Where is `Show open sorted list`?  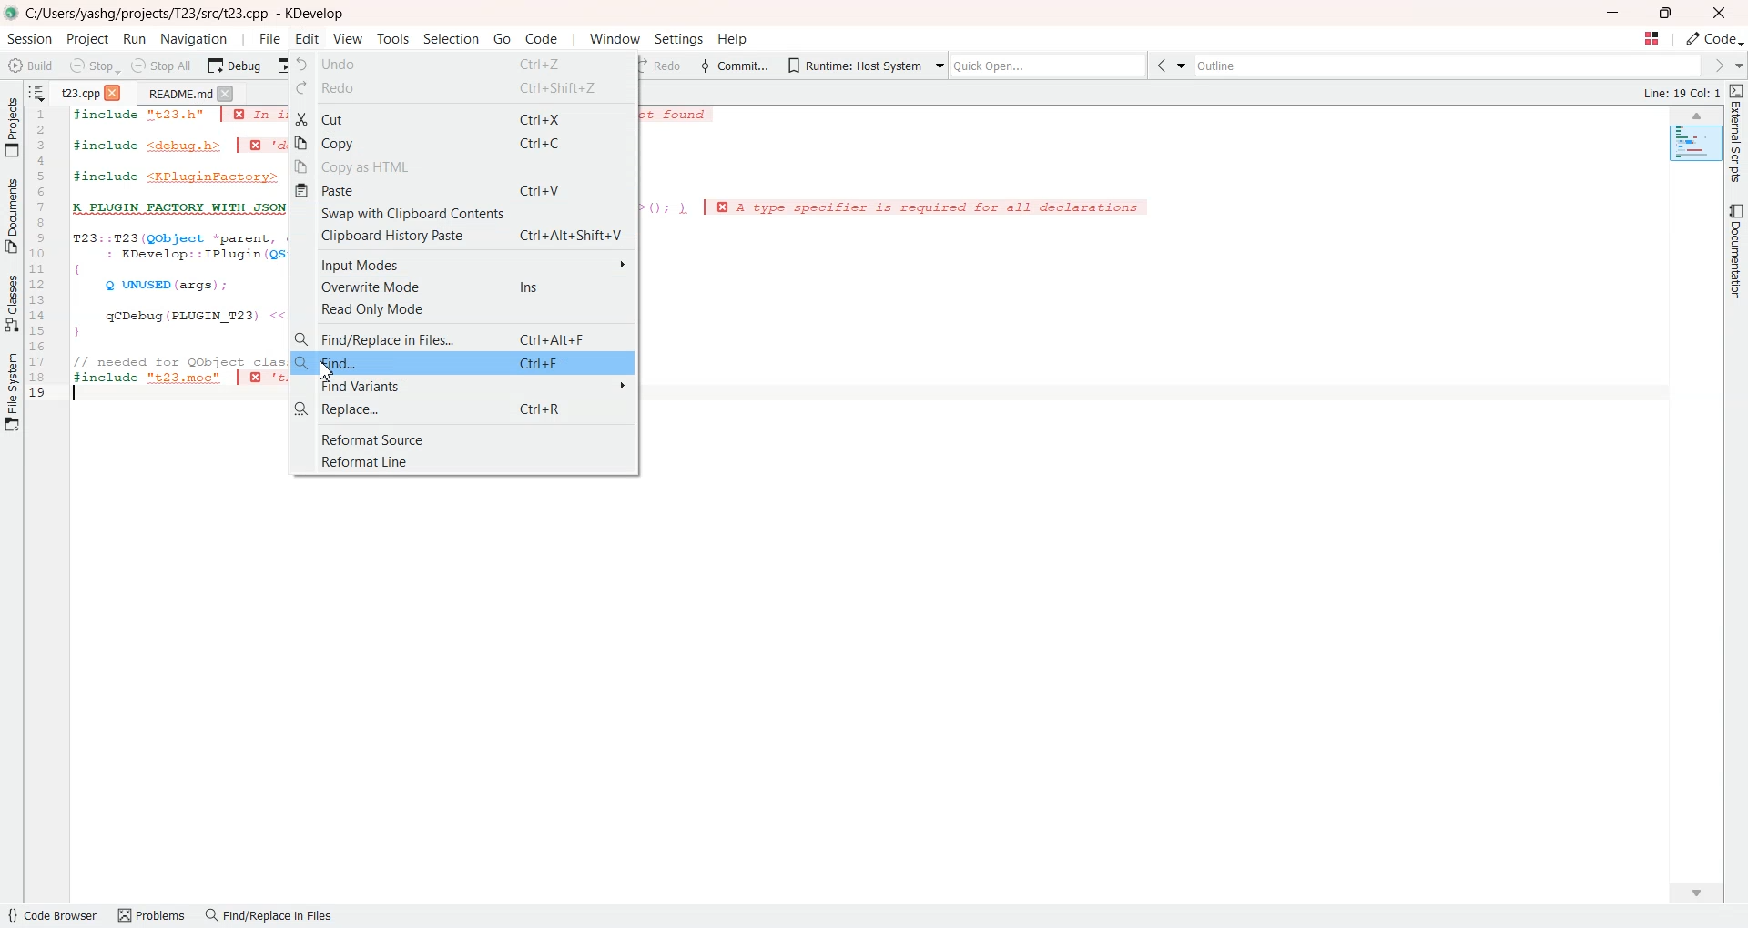 Show open sorted list is located at coordinates (37, 91).